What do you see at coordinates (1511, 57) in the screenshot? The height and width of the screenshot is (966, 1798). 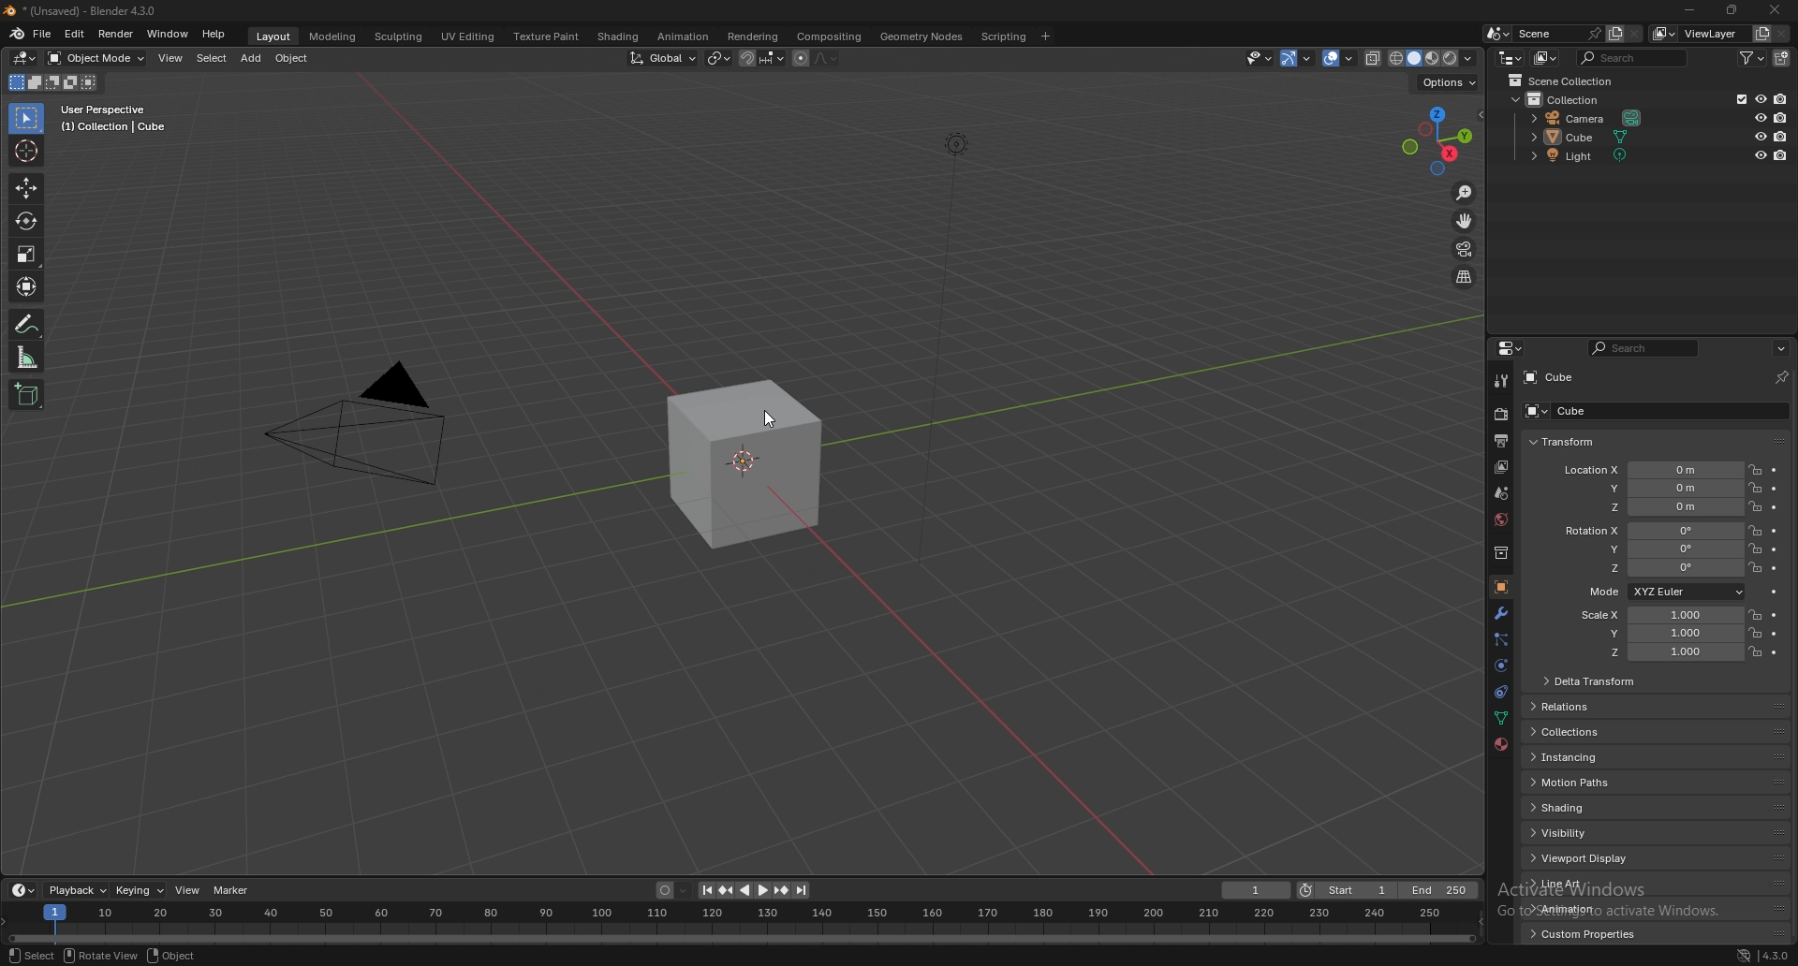 I see `editor type` at bounding box center [1511, 57].